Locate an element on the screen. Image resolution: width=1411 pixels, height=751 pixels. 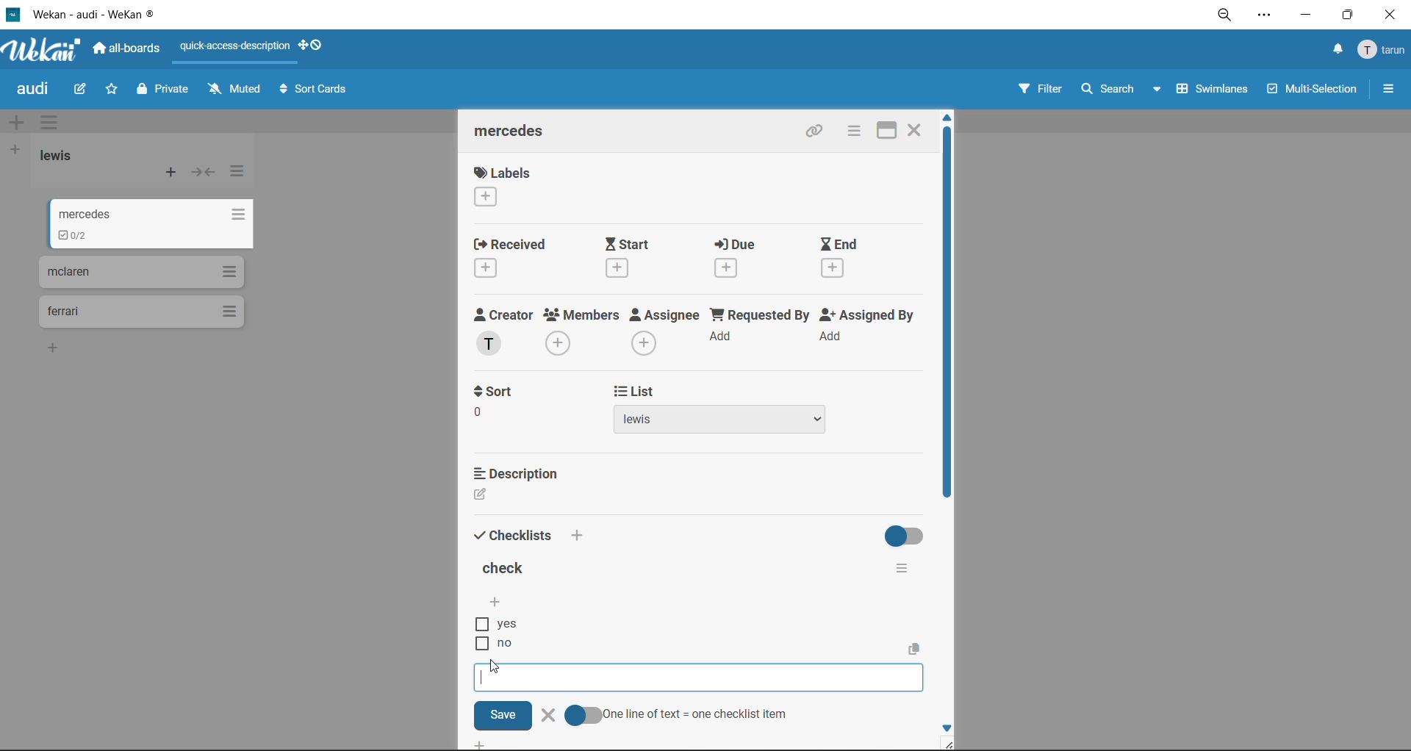
members is located at coordinates (582, 317).